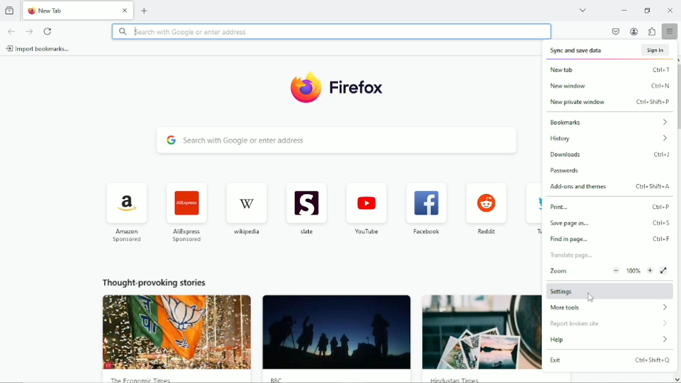 This screenshot has width=681, height=383. I want to click on wikipedia, so click(246, 208).